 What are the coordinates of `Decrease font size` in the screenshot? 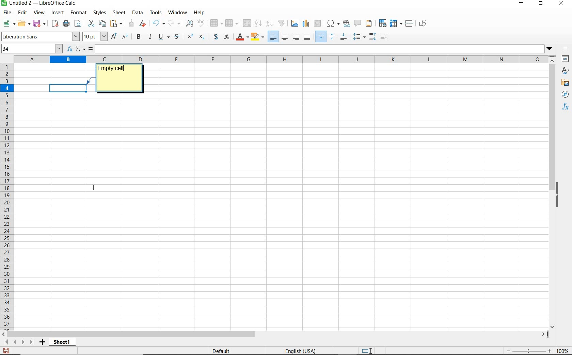 It's located at (125, 37).